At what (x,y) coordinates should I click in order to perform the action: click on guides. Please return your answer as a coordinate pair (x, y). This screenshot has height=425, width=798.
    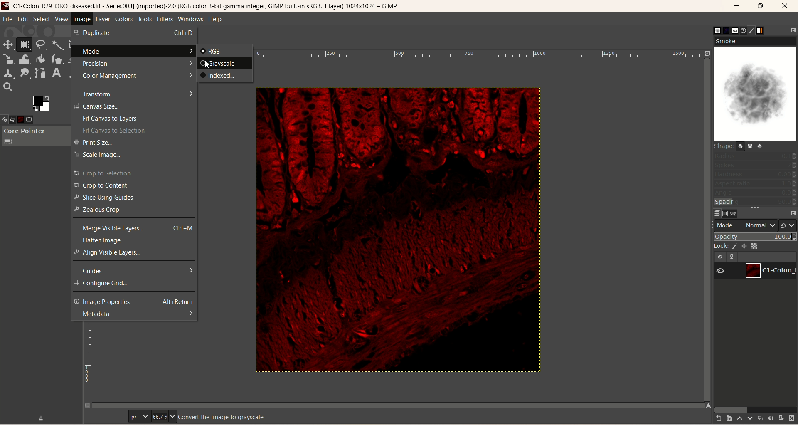
    Looking at the image, I should click on (134, 271).